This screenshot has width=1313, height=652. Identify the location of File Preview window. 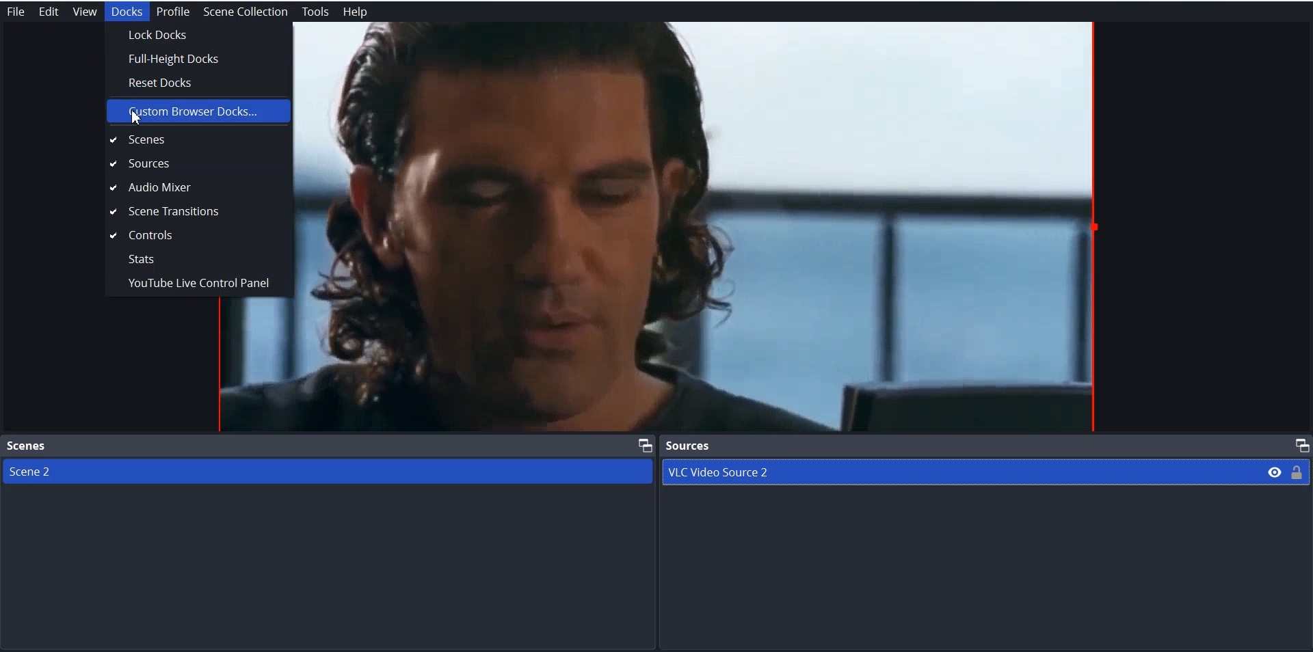
(700, 228).